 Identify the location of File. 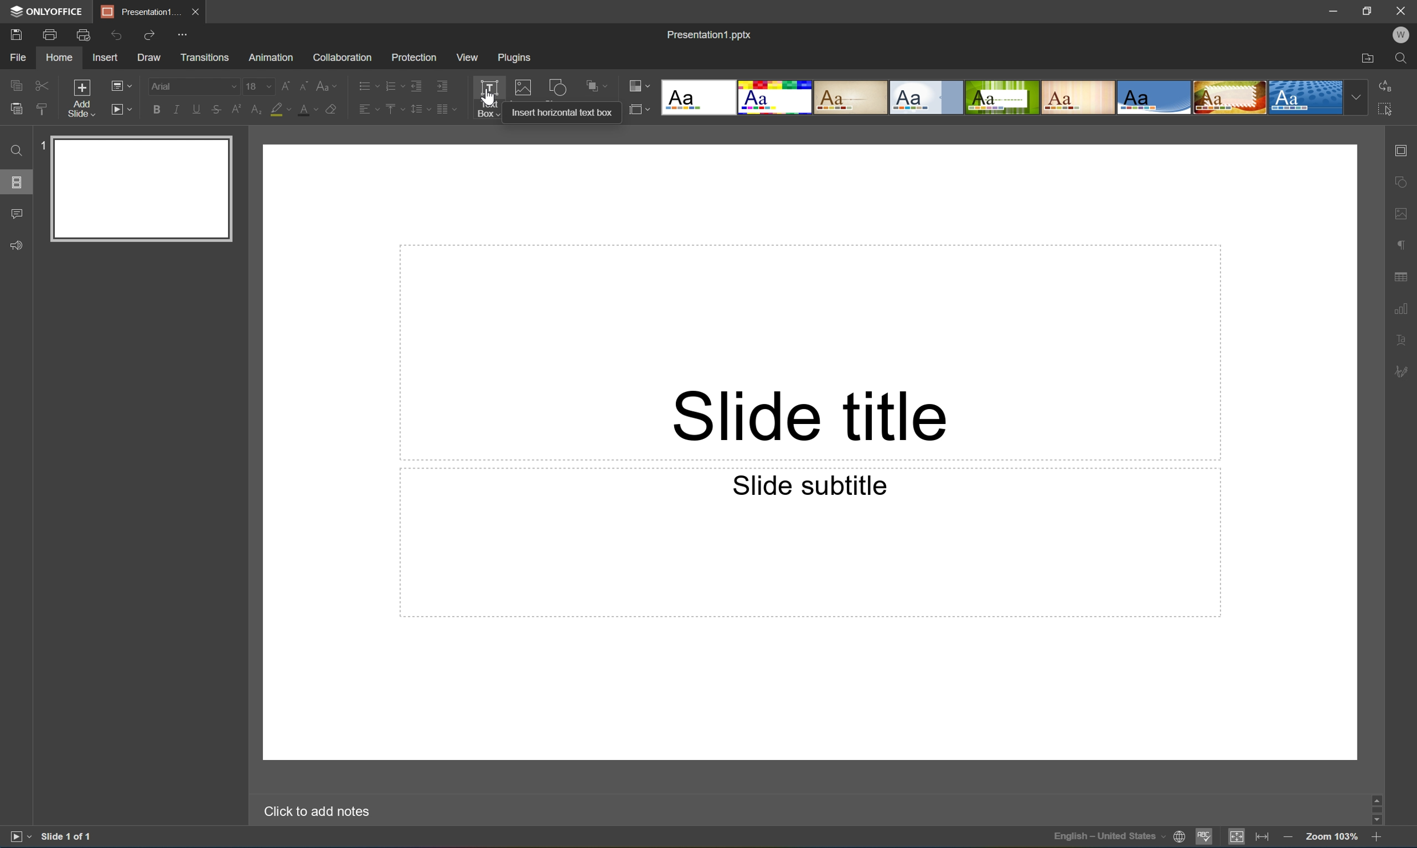
(18, 57).